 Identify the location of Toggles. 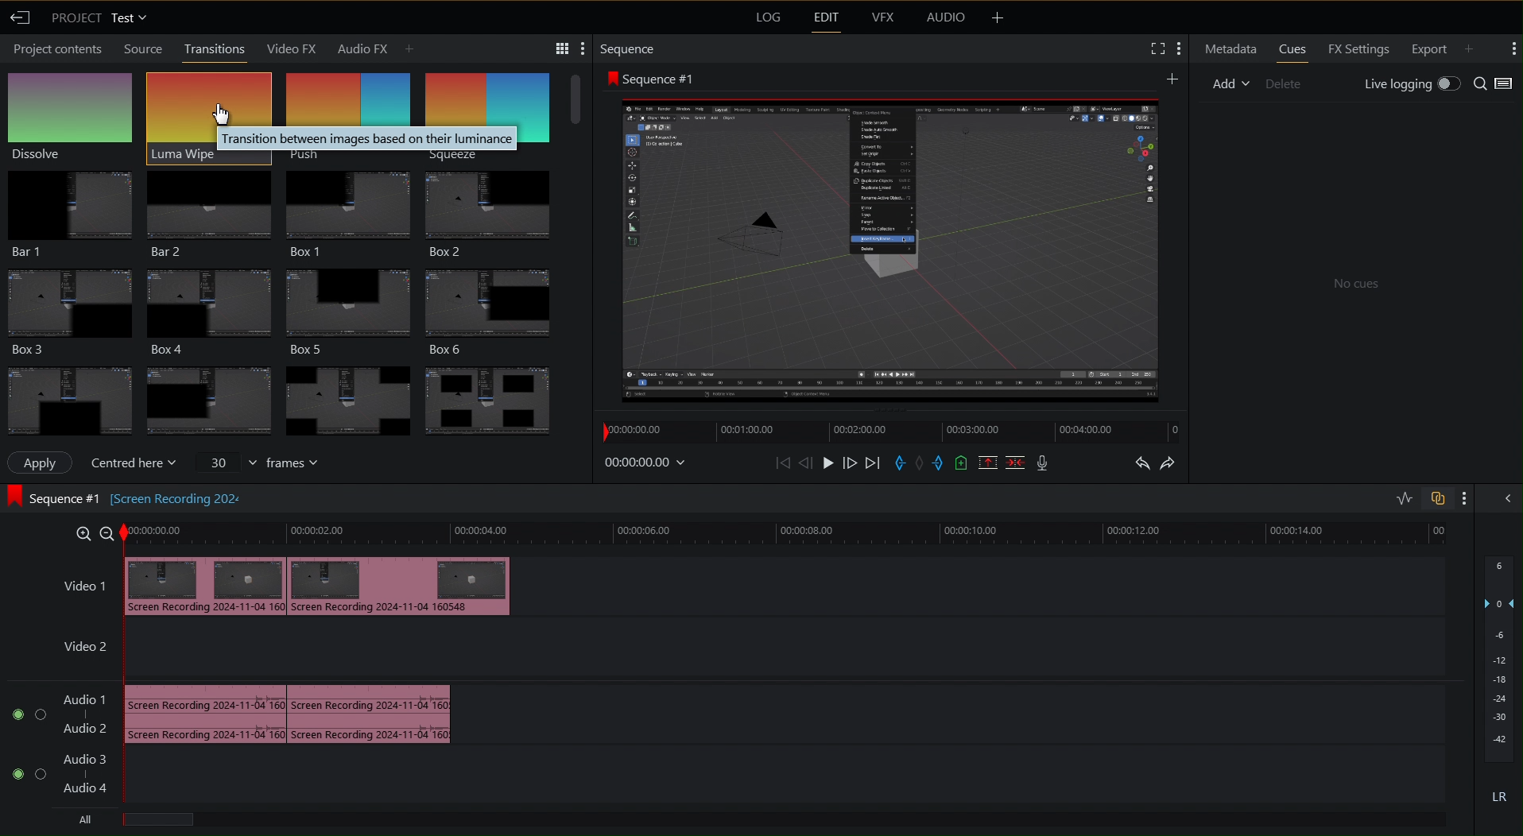
(1418, 498).